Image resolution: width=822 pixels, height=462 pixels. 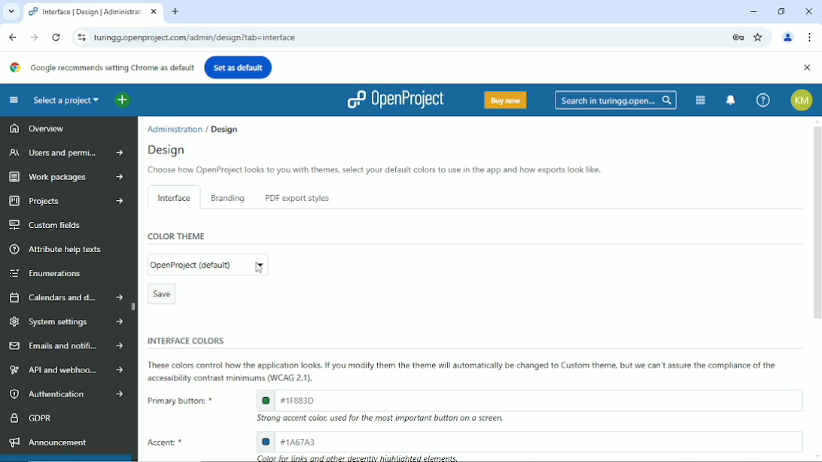 What do you see at coordinates (810, 38) in the screenshot?
I see `Customize and control google chrome` at bounding box center [810, 38].